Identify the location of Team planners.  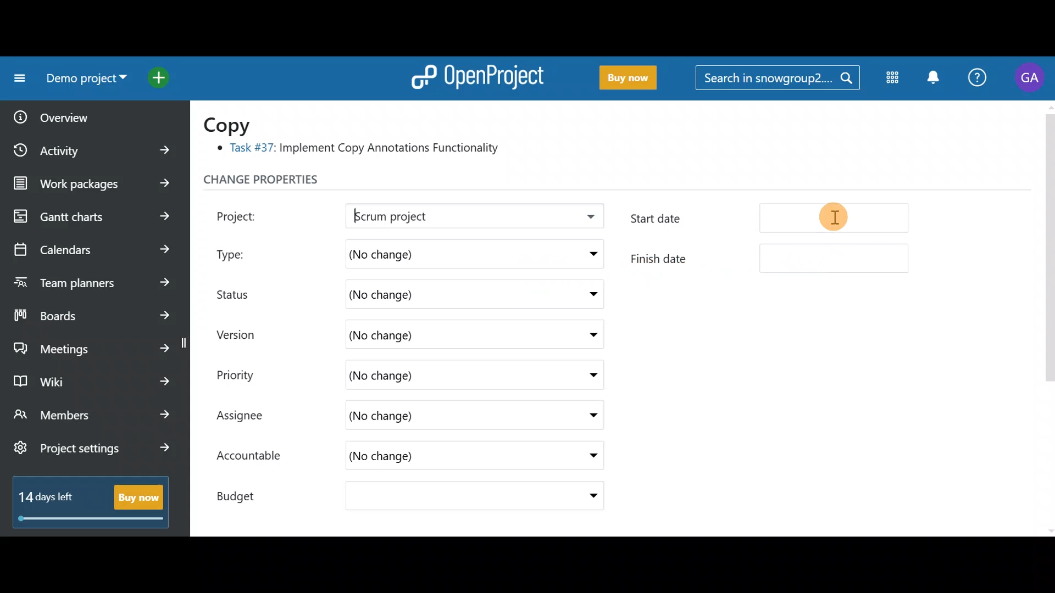
(90, 279).